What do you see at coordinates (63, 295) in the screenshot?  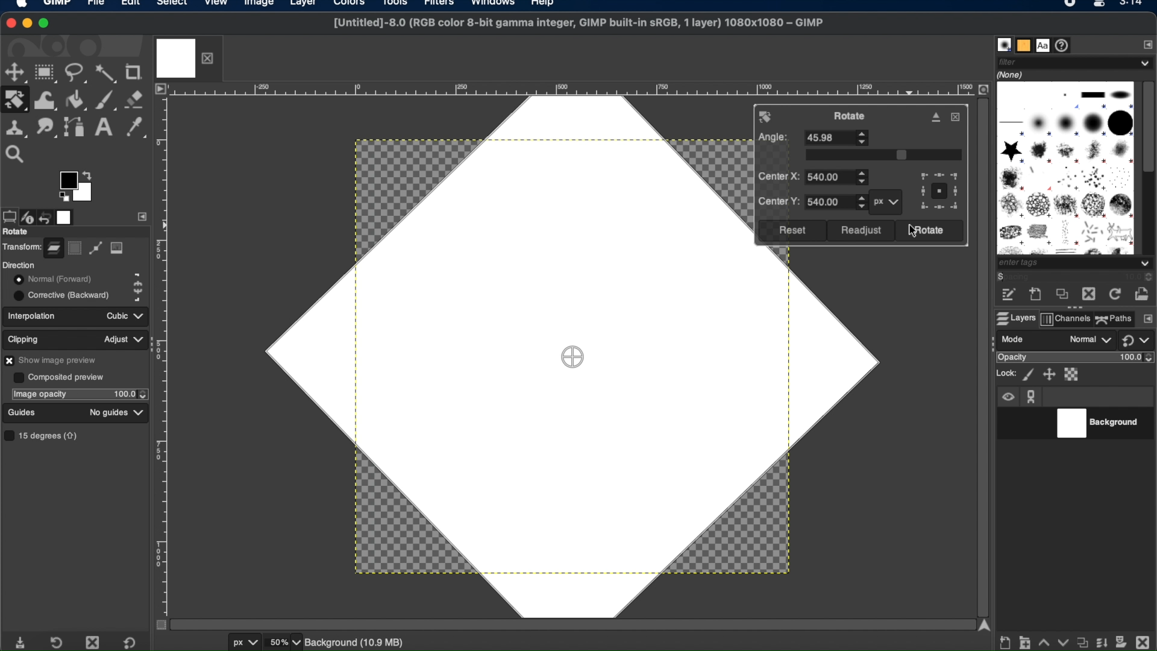 I see `corrective backward toggle` at bounding box center [63, 295].